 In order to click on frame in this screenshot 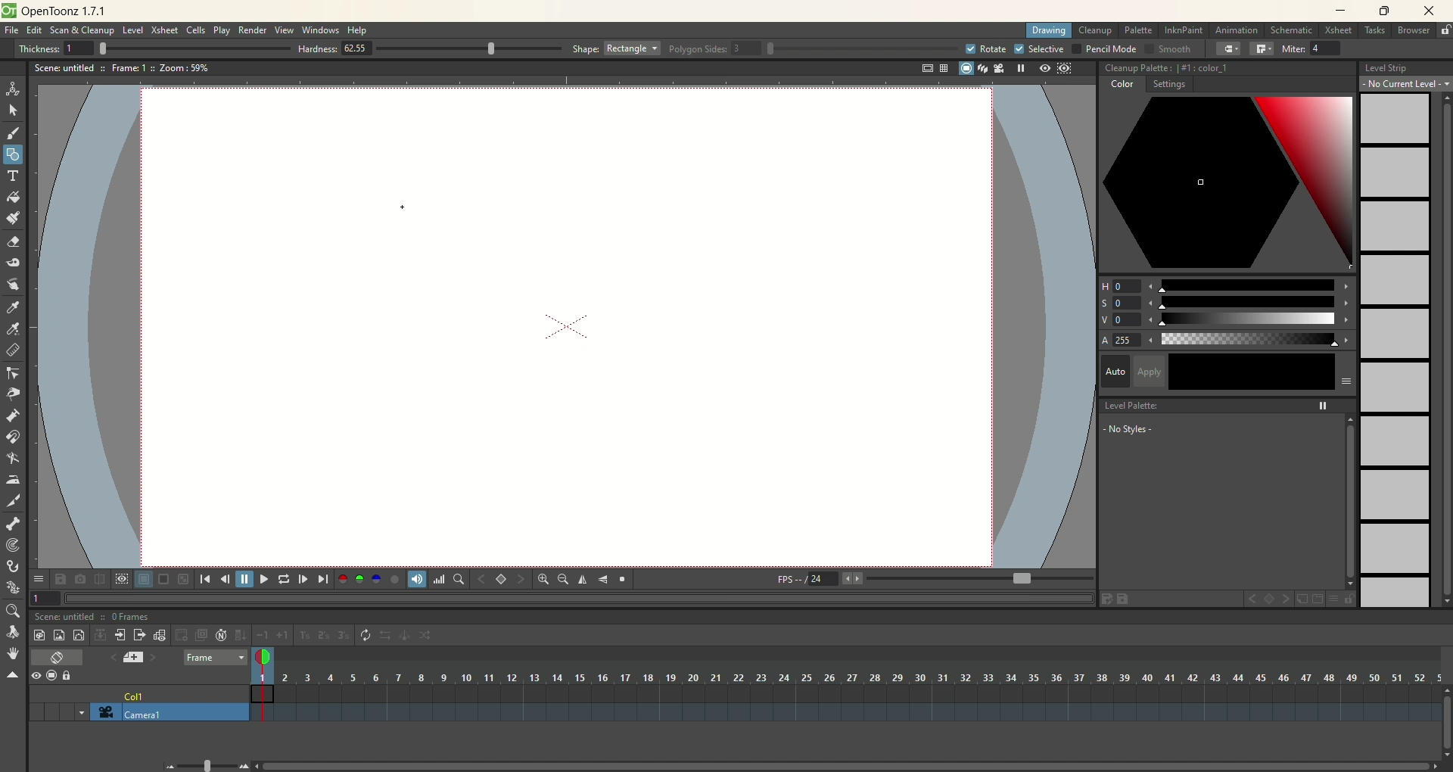, I will do `click(215, 658)`.